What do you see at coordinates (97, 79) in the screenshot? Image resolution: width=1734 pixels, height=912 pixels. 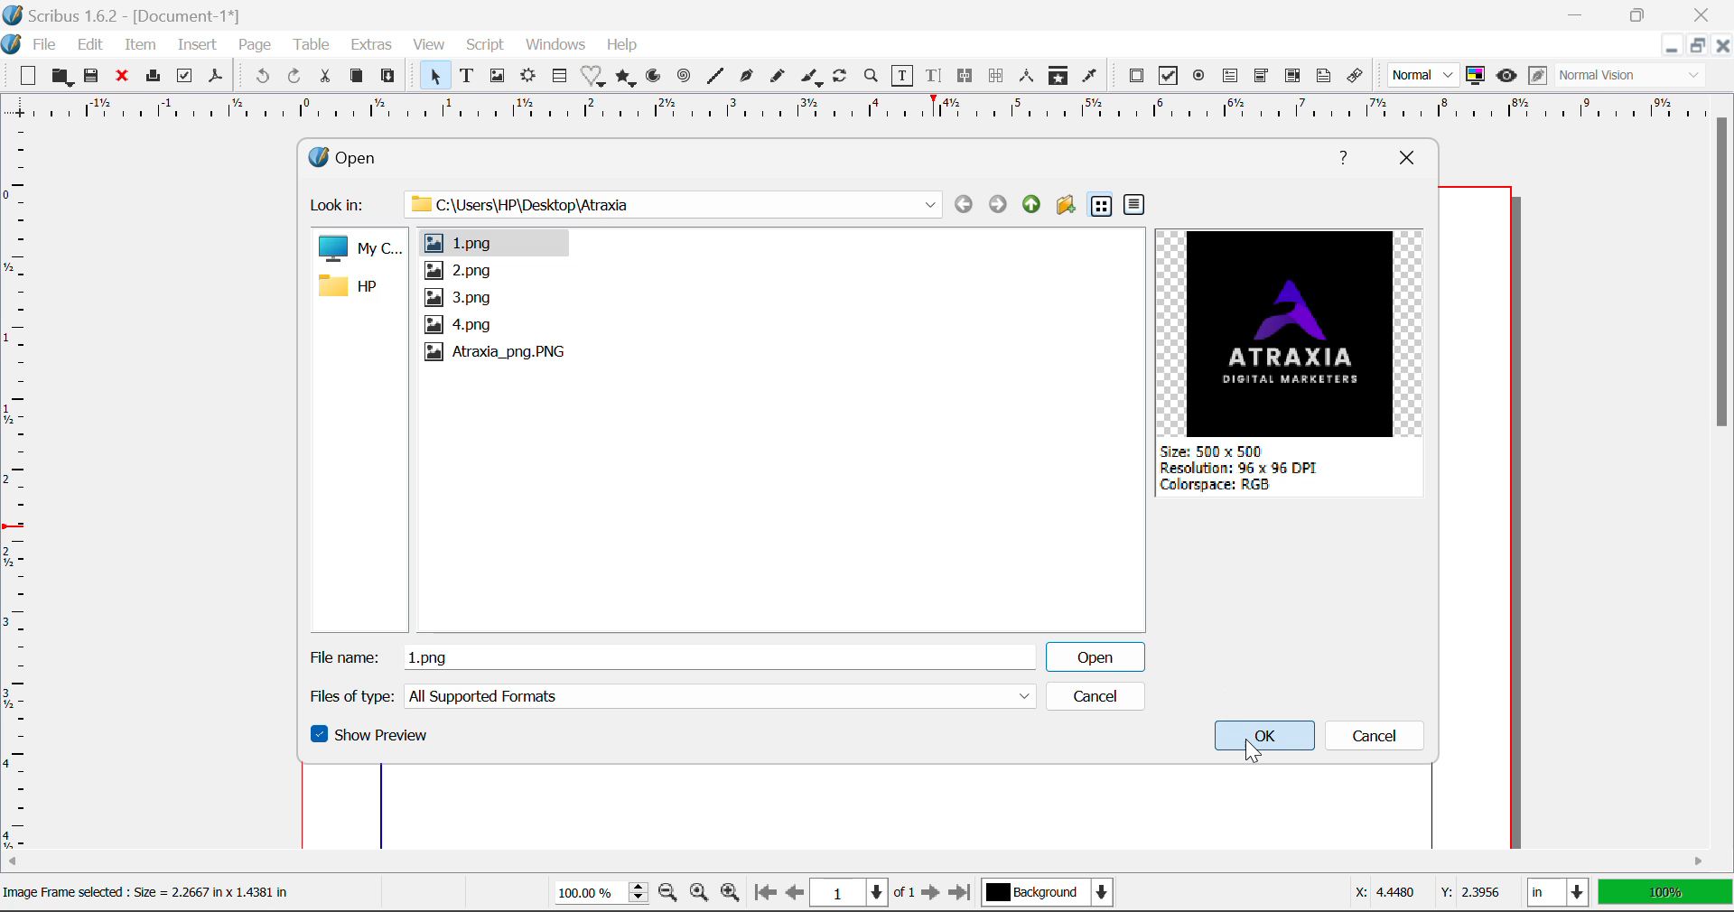 I see `Save` at bounding box center [97, 79].